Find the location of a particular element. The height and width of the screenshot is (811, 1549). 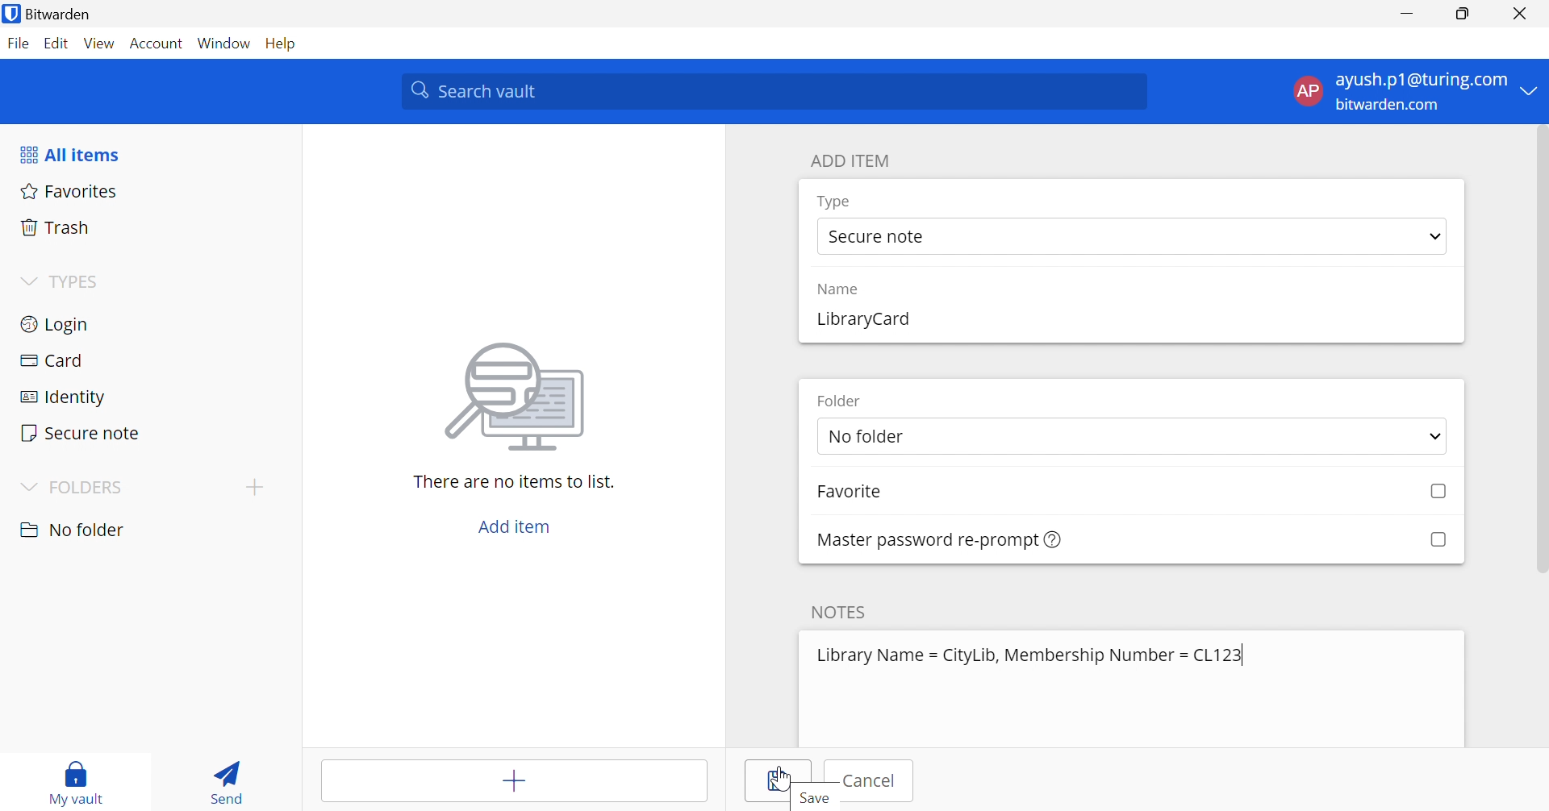

account menu is located at coordinates (1413, 92).